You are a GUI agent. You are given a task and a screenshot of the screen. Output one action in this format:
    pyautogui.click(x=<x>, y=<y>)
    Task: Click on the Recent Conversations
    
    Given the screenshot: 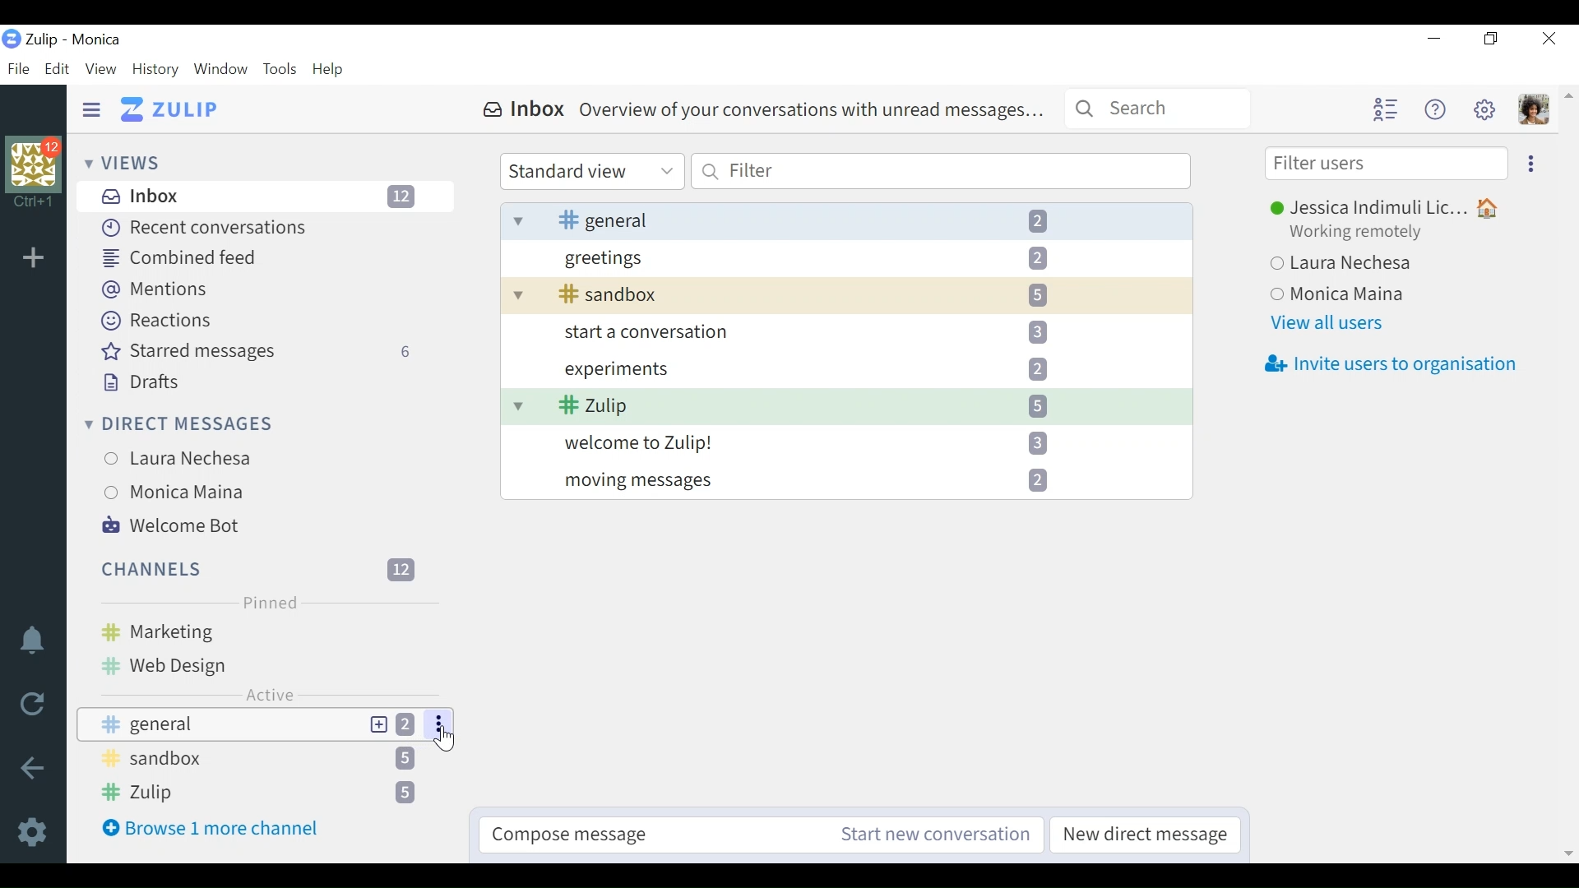 What is the action you would take?
    pyautogui.click(x=201, y=228)
    